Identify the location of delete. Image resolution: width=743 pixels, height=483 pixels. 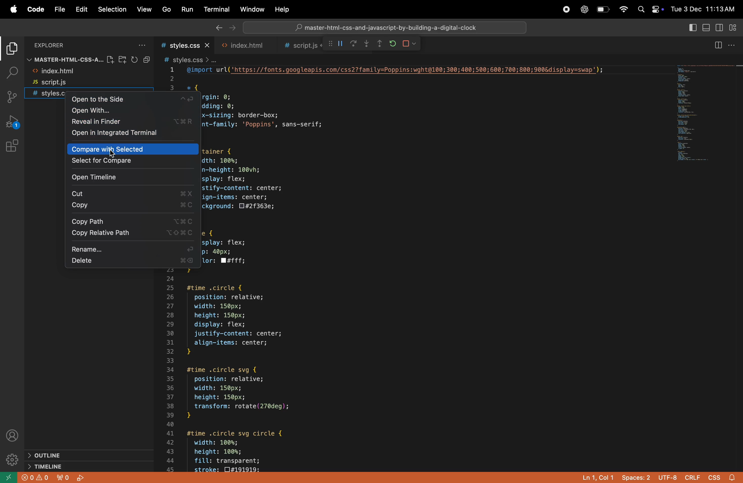
(132, 261).